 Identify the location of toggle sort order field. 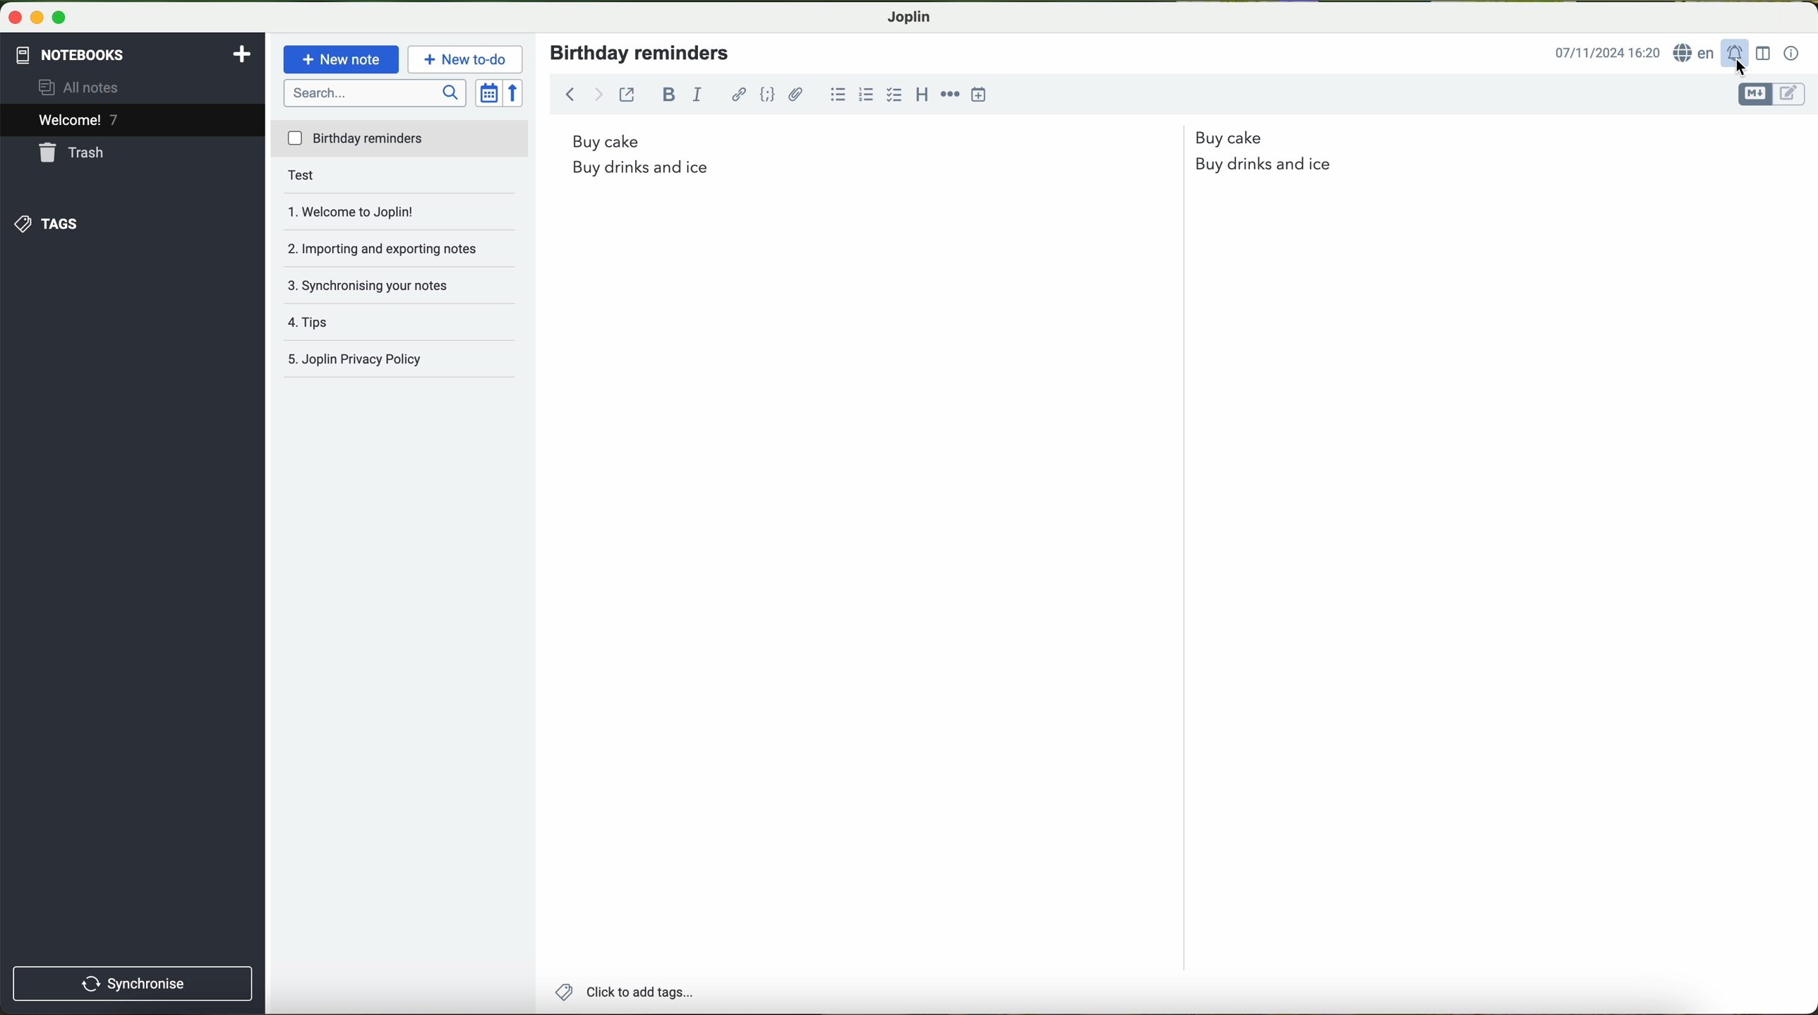
(488, 92).